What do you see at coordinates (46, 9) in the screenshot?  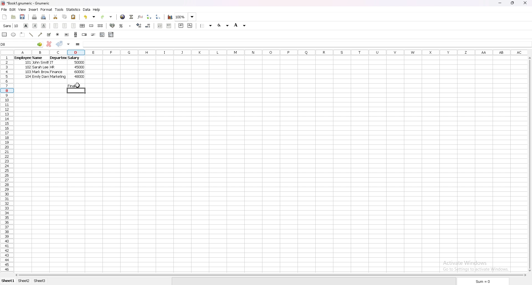 I see `format` at bounding box center [46, 9].